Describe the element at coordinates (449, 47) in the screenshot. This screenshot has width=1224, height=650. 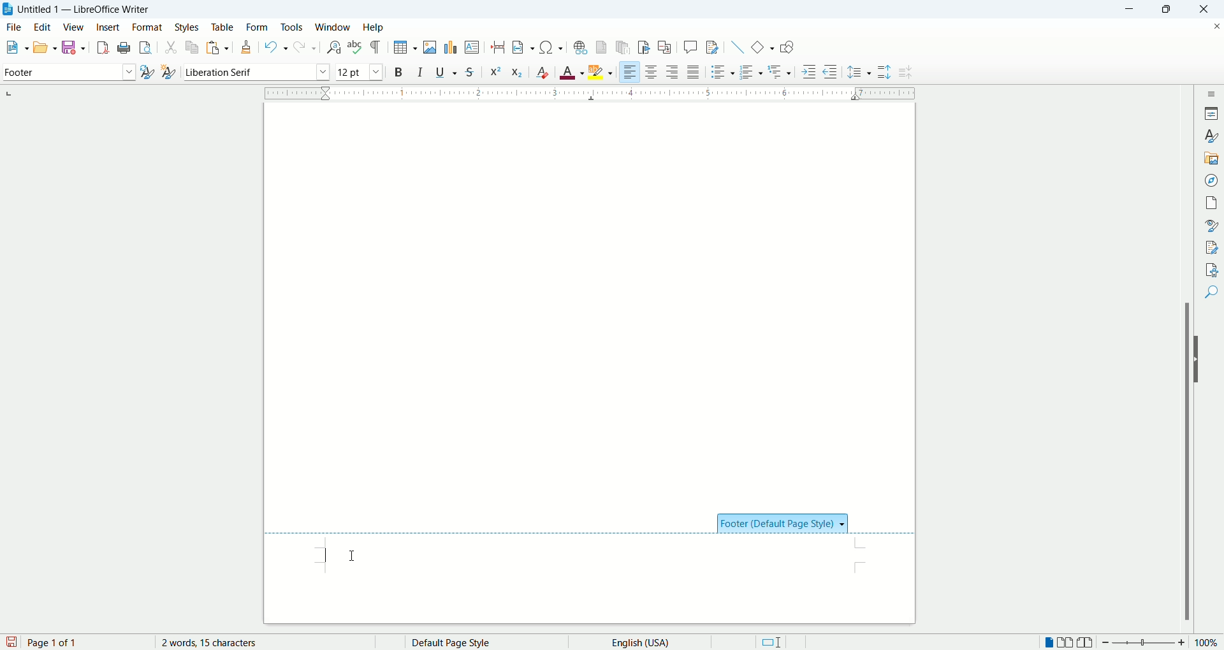
I see `insert chart` at that location.